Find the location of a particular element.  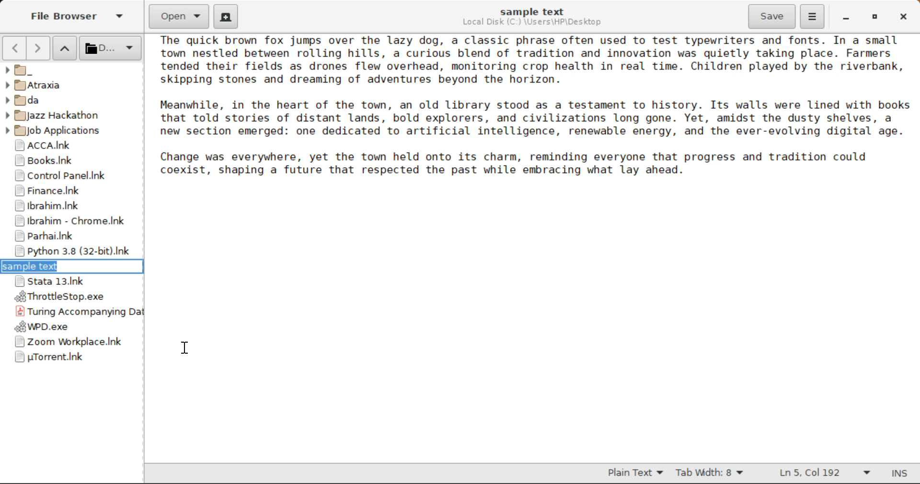

da Folder is located at coordinates (72, 99).